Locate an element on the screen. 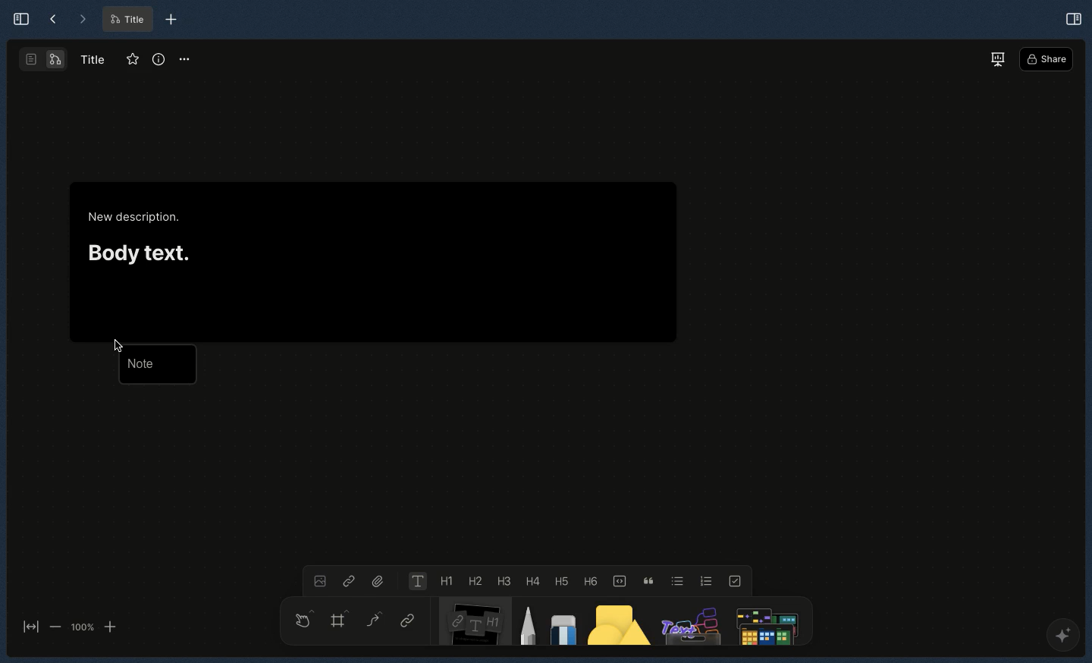 The width and height of the screenshot is (1092, 663). New description. is located at coordinates (136, 218).